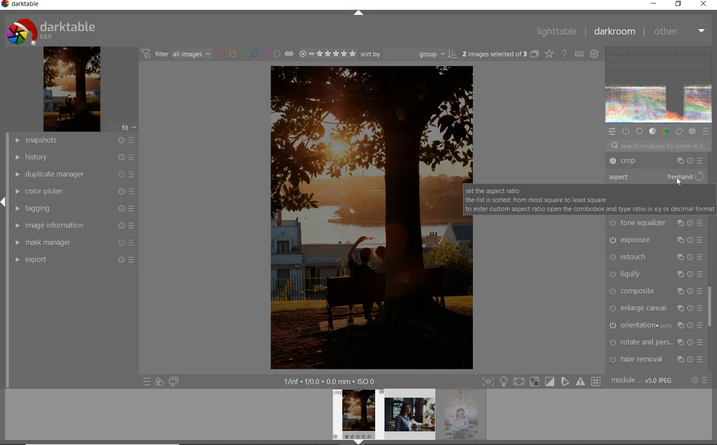 This screenshot has width=717, height=445. Describe the element at coordinates (659, 86) in the screenshot. I see `waveform` at that location.